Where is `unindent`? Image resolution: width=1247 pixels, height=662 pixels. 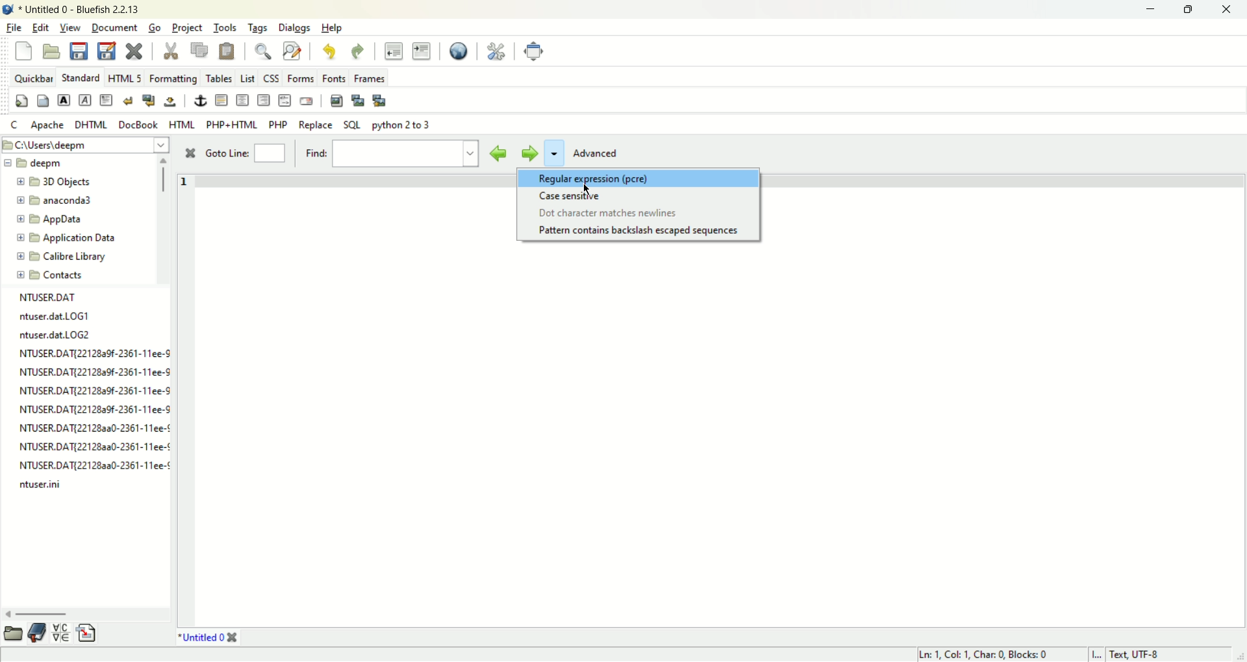 unindent is located at coordinates (394, 50).